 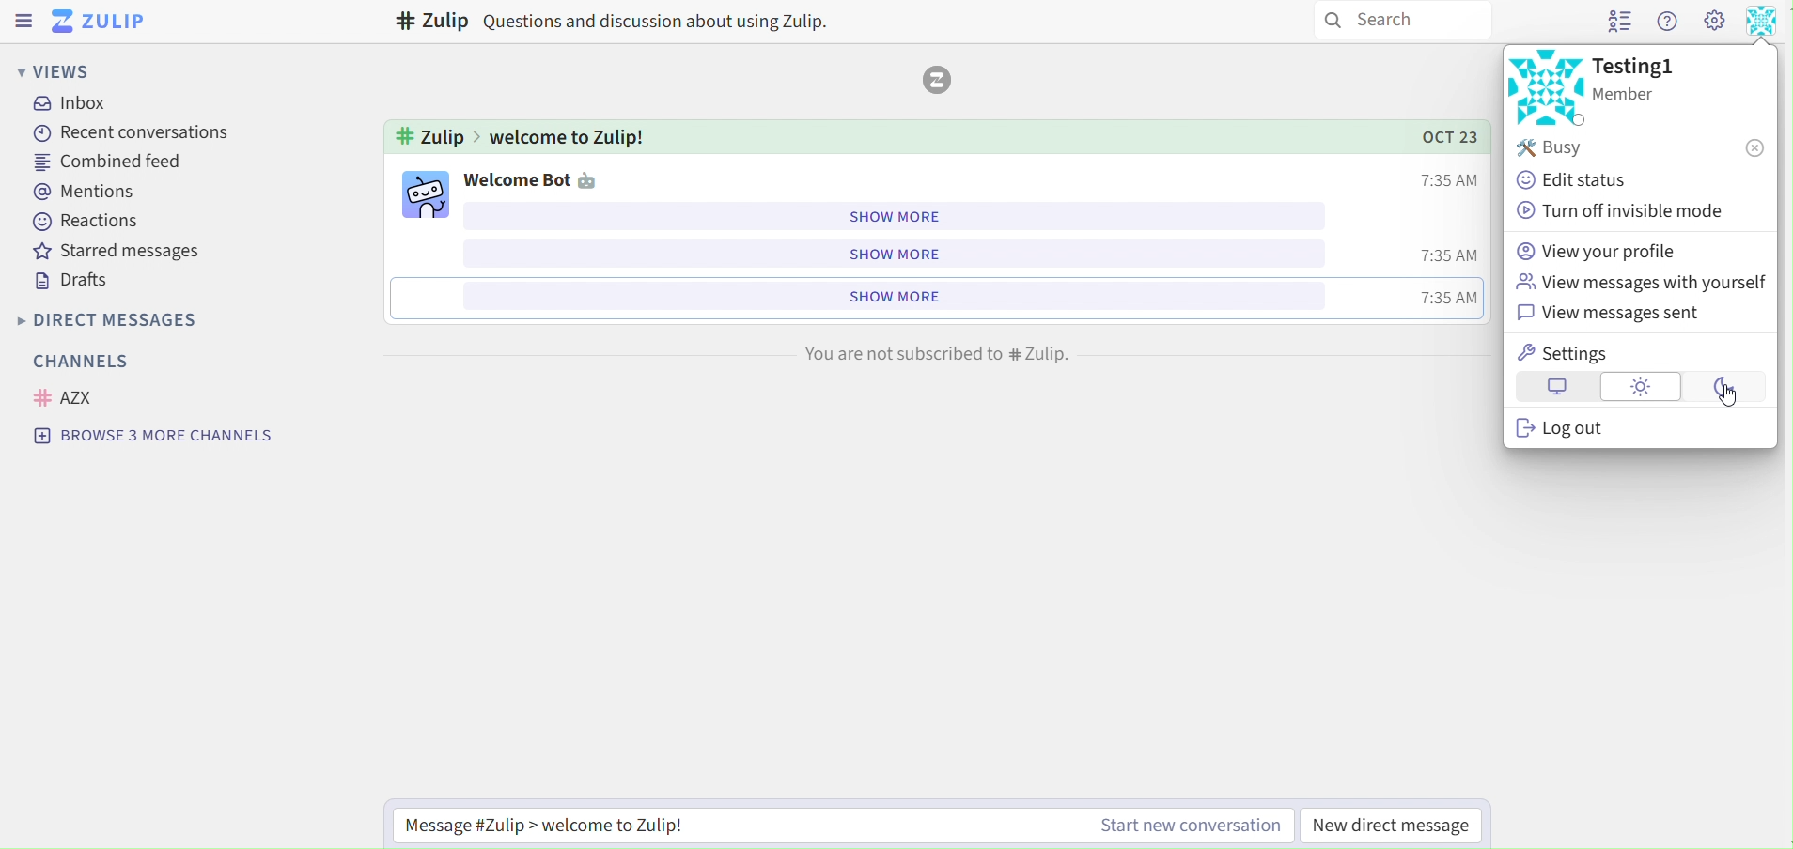 What do you see at coordinates (1639, 280) in the screenshot?
I see `view messages with yourself` at bounding box center [1639, 280].